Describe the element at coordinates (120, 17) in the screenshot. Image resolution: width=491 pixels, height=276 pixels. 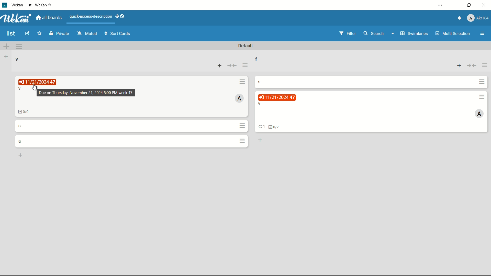
I see `show-desktop-drag-handles` at that location.